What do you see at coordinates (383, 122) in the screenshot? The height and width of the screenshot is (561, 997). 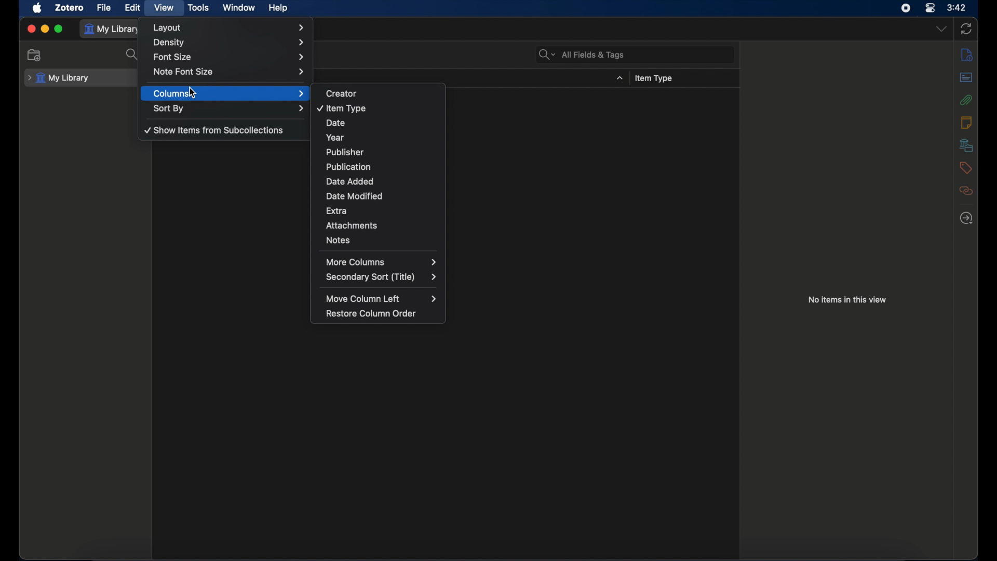 I see `date` at bounding box center [383, 122].